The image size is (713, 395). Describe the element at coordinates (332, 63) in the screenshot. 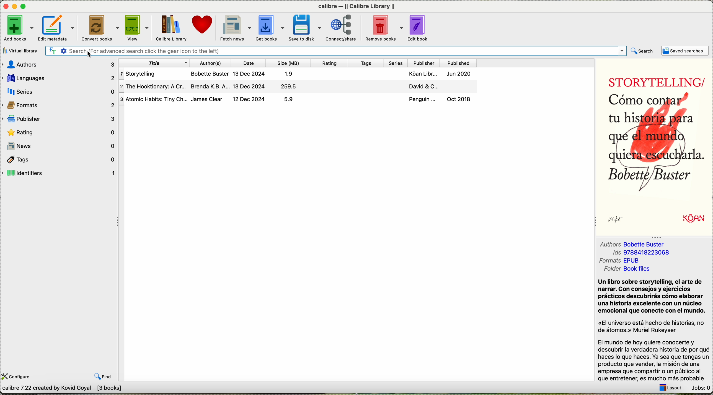

I see `rating` at that location.